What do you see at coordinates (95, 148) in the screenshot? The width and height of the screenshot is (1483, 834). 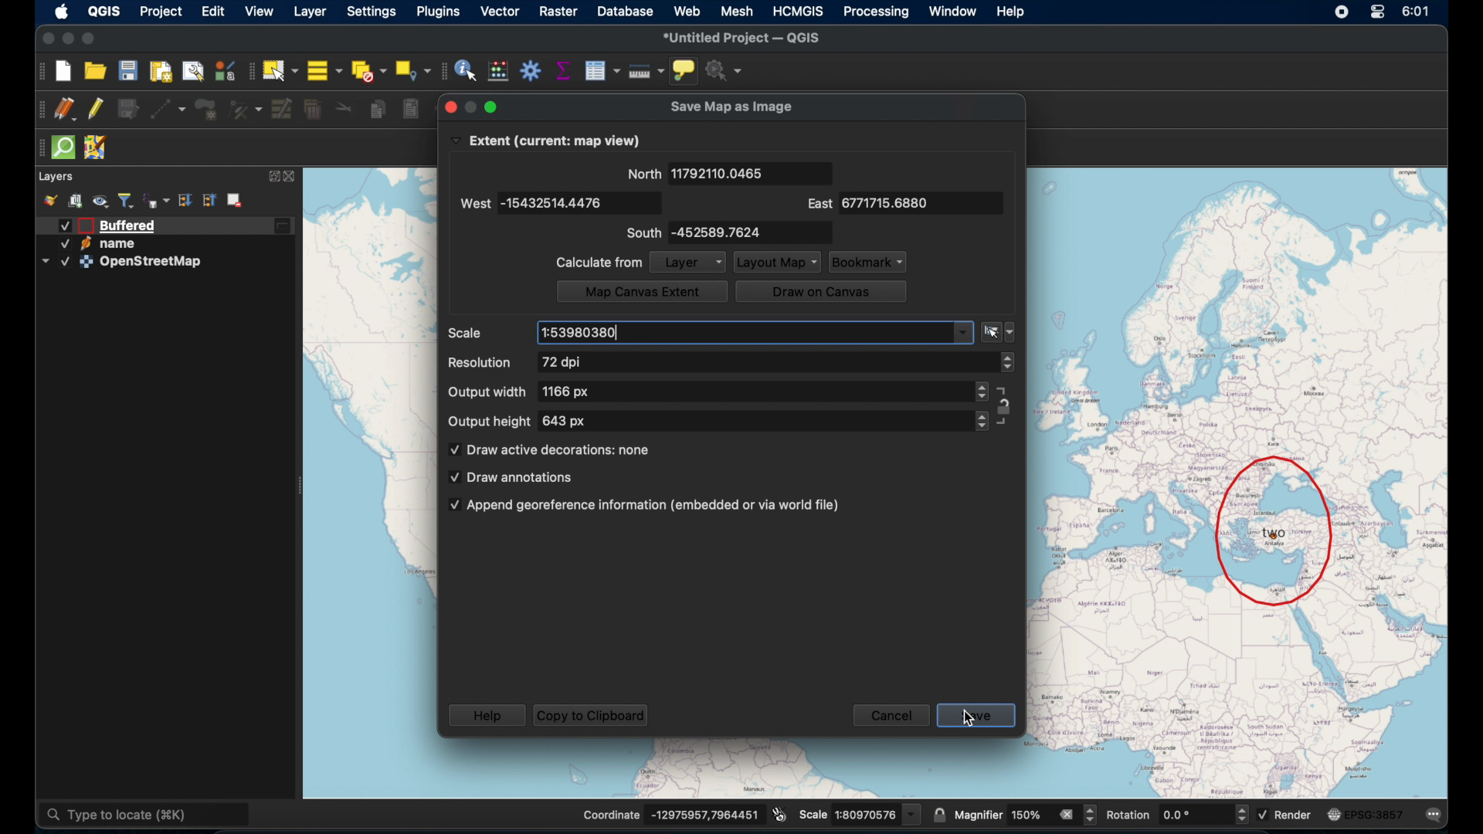 I see `jsom remote` at bounding box center [95, 148].